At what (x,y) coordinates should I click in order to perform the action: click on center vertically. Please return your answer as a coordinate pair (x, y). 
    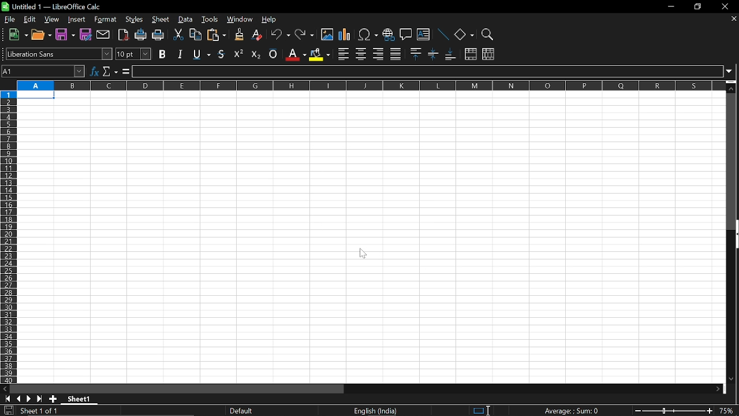
    Looking at the image, I should click on (433, 54).